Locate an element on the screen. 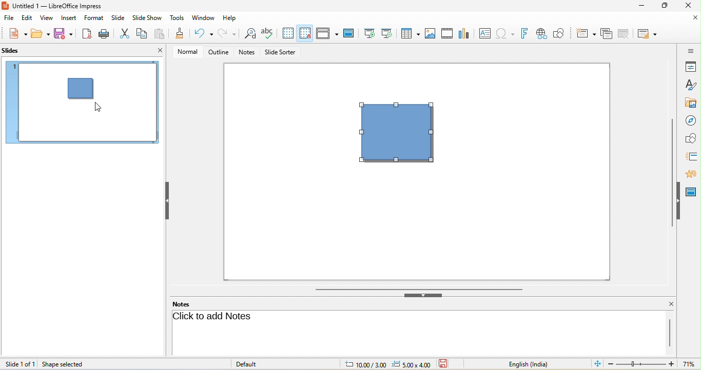  slide 1 of 1 is located at coordinates (20, 364).